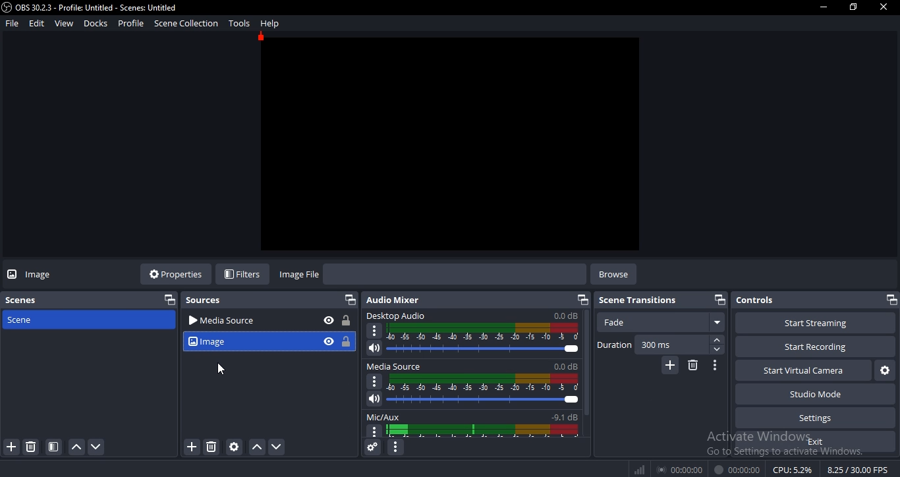 The image size is (900, 477). Describe the element at coordinates (613, 274) in the screenshot. I see `browse` at that location.